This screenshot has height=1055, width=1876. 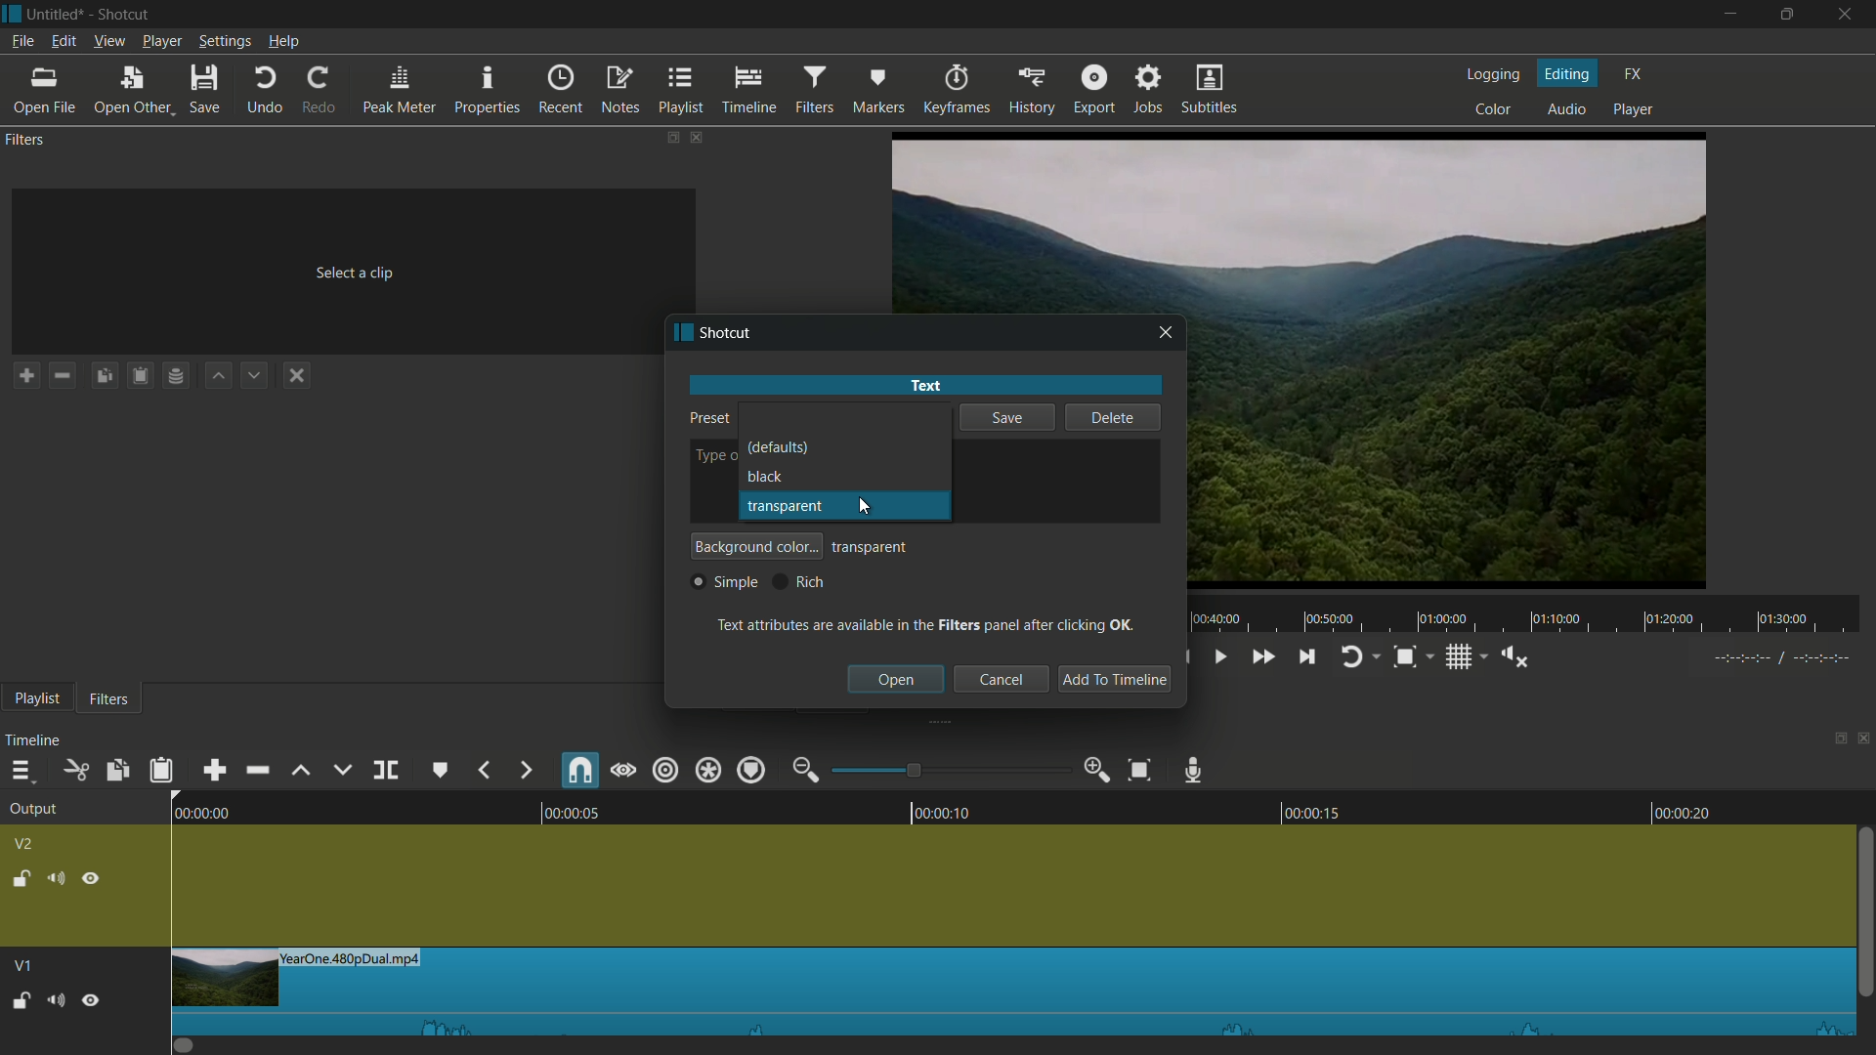 I want to click on imported file in timeline, so click(x=1013, y=992).